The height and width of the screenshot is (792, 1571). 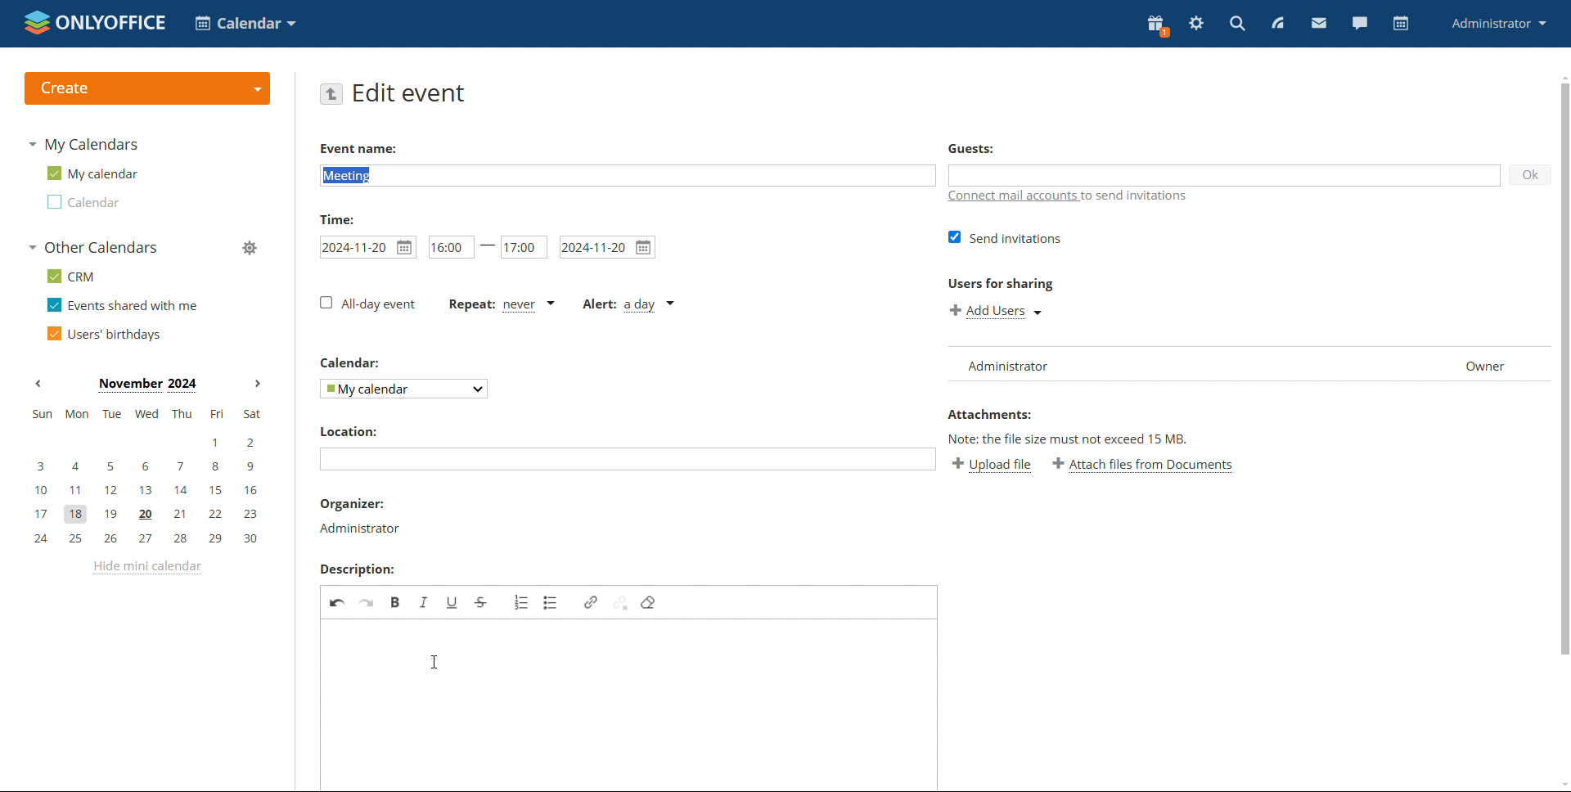 What do you see at coordinates (628, 704) in the screenshot?
I see `event description` at bounding box center [628, 704].